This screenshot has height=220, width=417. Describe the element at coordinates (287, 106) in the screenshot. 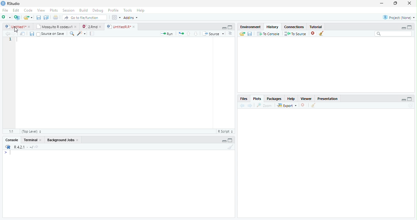

I see `export` at that location.